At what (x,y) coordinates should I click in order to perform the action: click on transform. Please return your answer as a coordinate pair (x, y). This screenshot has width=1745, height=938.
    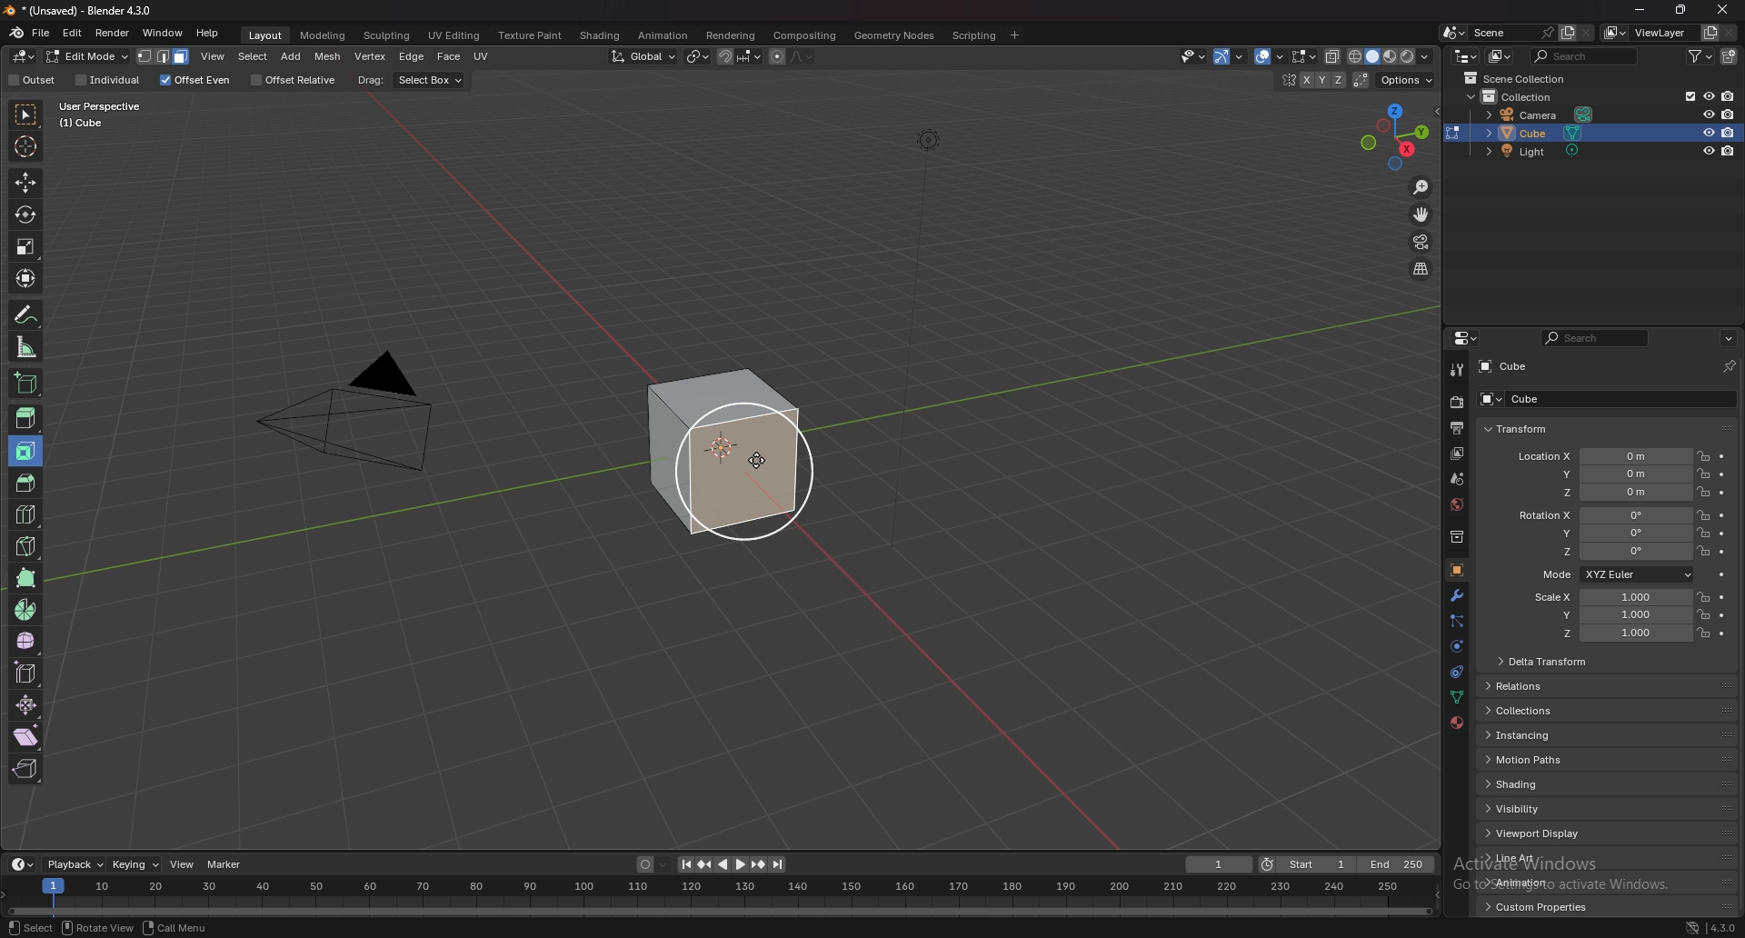
    Looking at the image, I should click on (27, 278).